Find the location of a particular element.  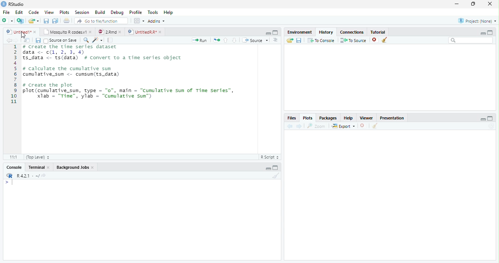

2.Rmd is located at coordinates (111, 32).